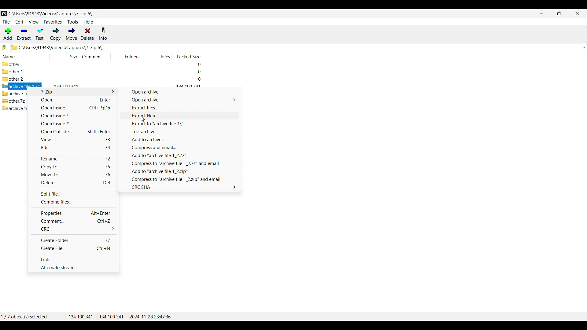  What do you see at coordinates (73, 259) in the screenshot?
I see `Link` at bounding box center [73, 259].